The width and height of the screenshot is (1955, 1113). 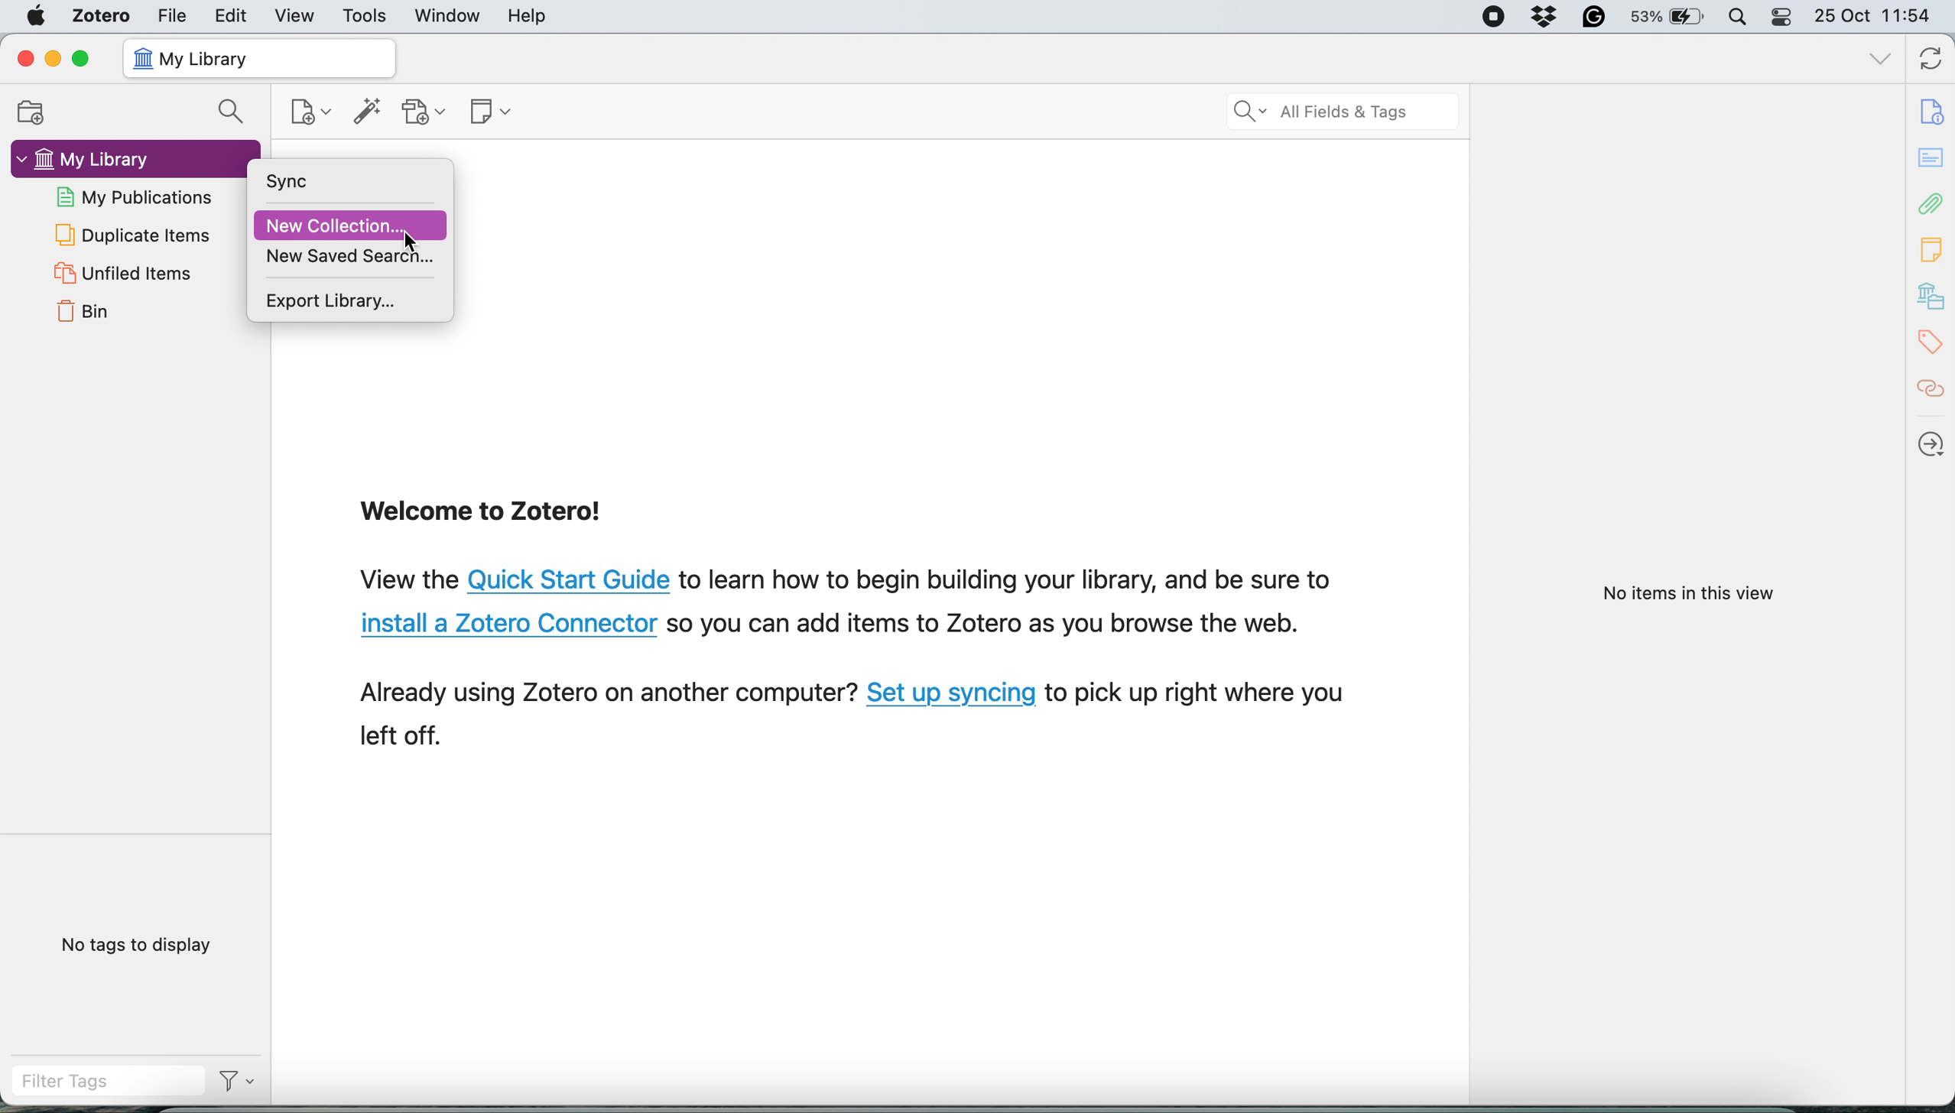 I want to click on locate, so click(x=1933, y=439).